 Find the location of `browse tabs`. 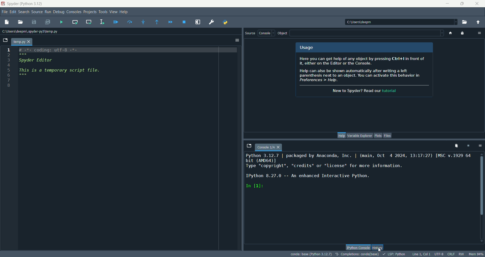

browse tabs is located at coordinates (249, 145).